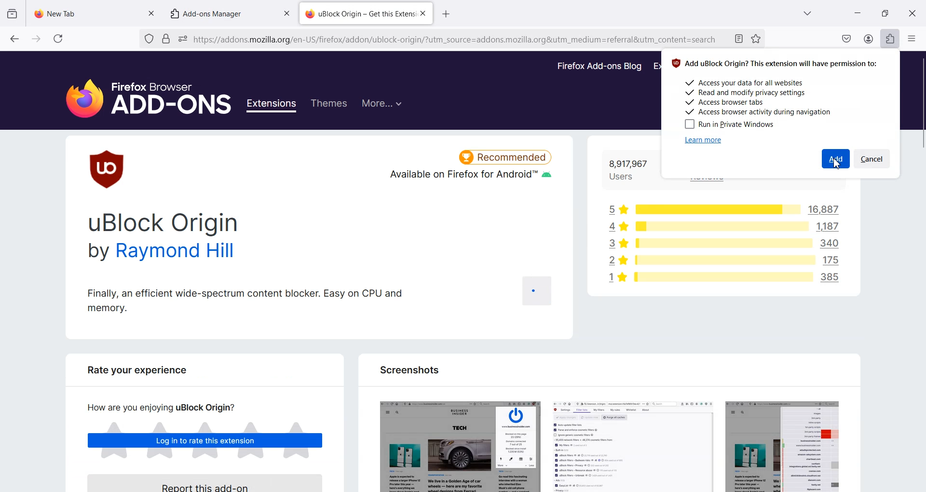 The image size is (926, 492). What do you see at coordinates (86, 11) in the screenshot?
I see `New Tab` at bounding box center [86, 11].